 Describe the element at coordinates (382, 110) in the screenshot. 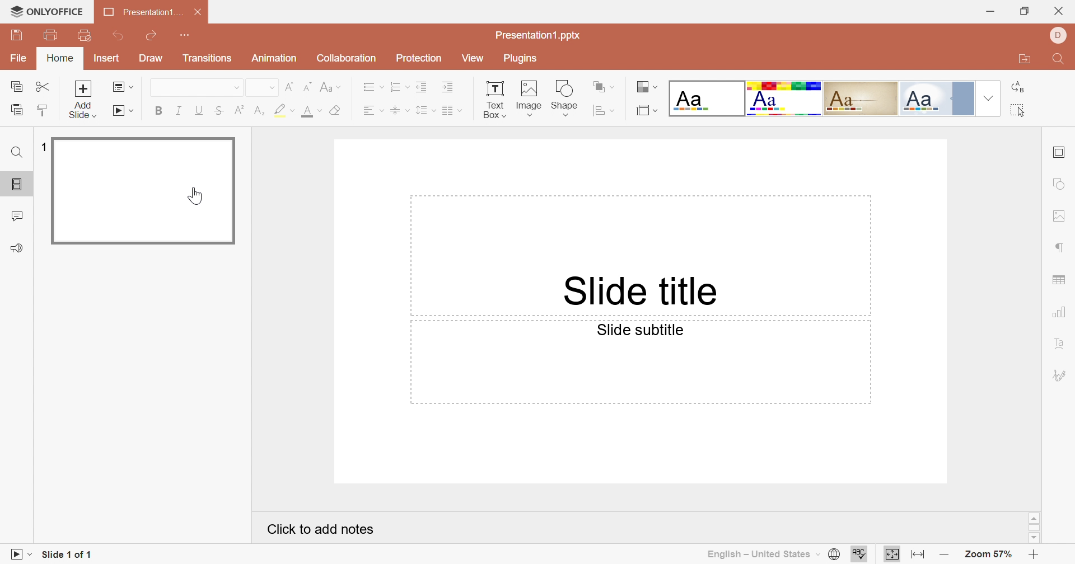

I see `Drop Down` at that location.